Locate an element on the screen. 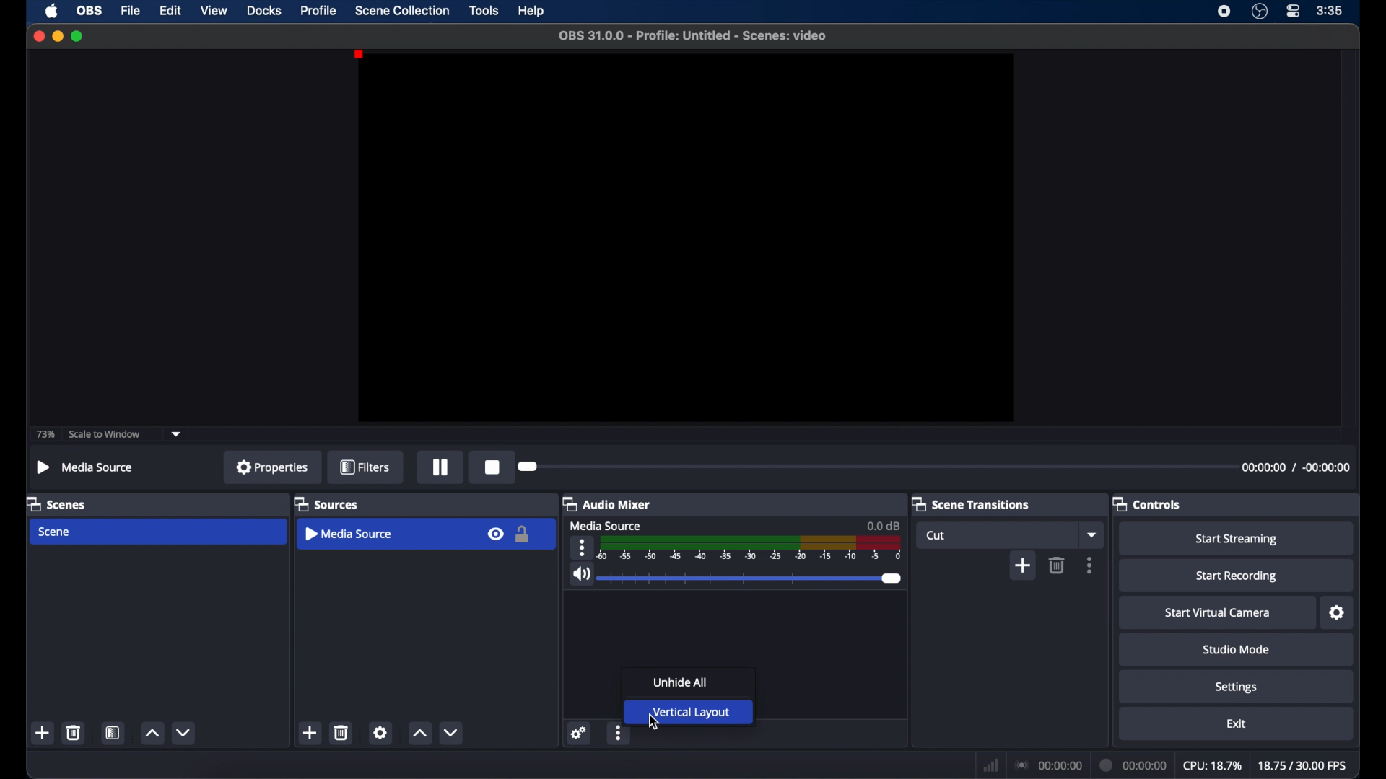 Image resolution: width=1386 pixels, height=779 pixels. timeline scale is located at coordinates (749, 548).